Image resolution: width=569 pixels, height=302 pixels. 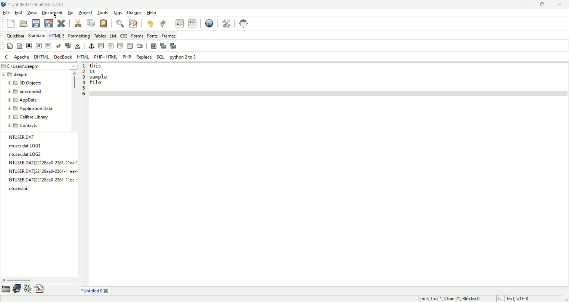 What do you see at coordinates (32, 12) in the screenshot?
I see `view` at bounding box center [32, 12].